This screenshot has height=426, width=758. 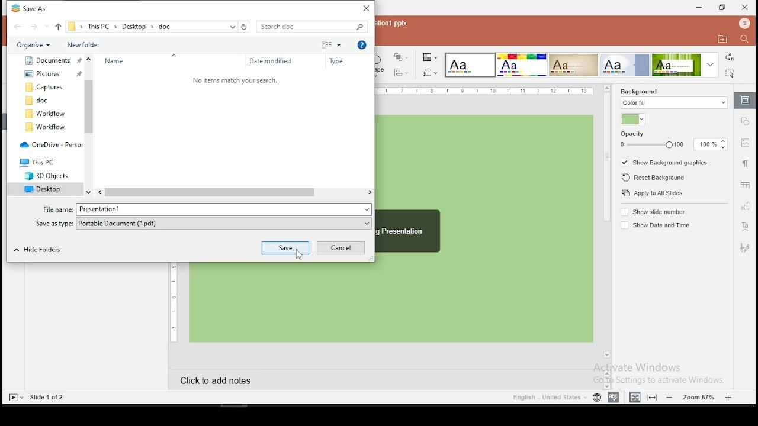 What do you see at coordinates (431, 72) in the screenshot?
I see `select slide size` at bounding box center [431, 72].